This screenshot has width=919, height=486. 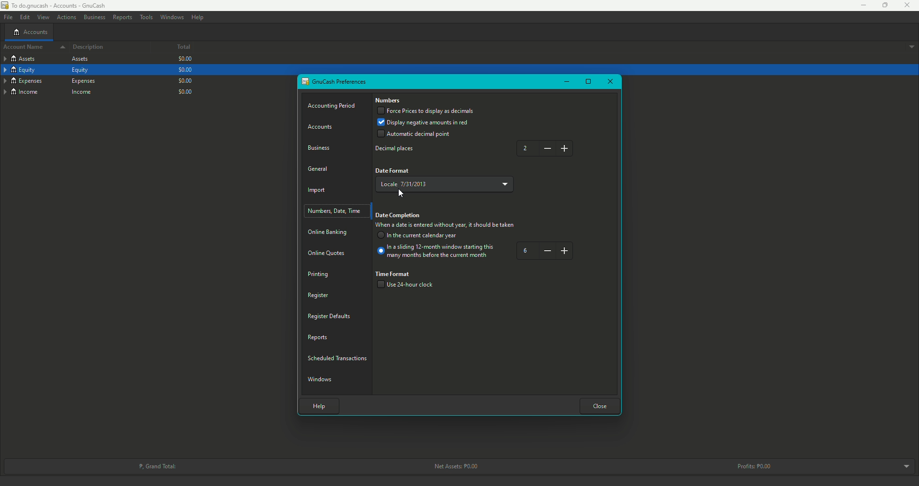 What do you see at coordinates (317, 405) in the screenshot?
I see `Help` at bounding box center [317, 405].